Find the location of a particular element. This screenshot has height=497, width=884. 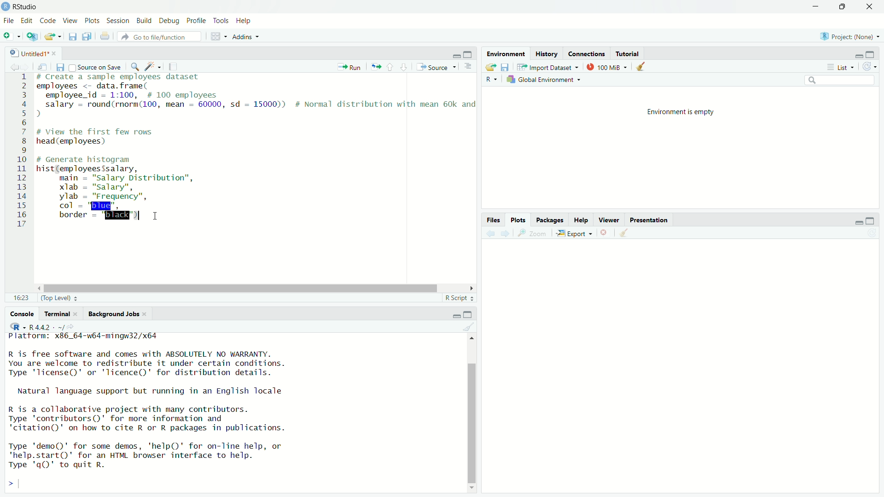

R is located at coordinates (492, 80).